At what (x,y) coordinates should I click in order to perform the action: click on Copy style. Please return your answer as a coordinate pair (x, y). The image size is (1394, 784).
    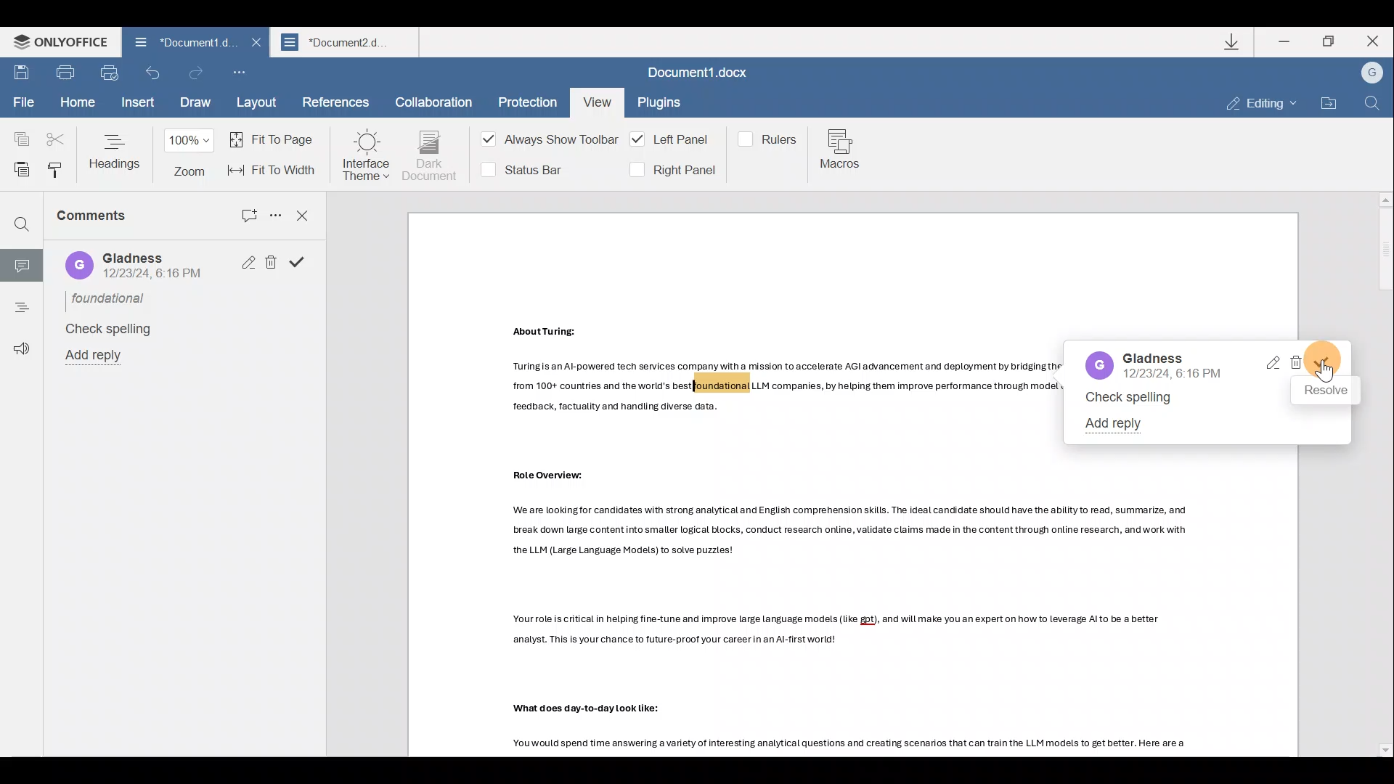
    Looking at the image, I should click on (55, 170).